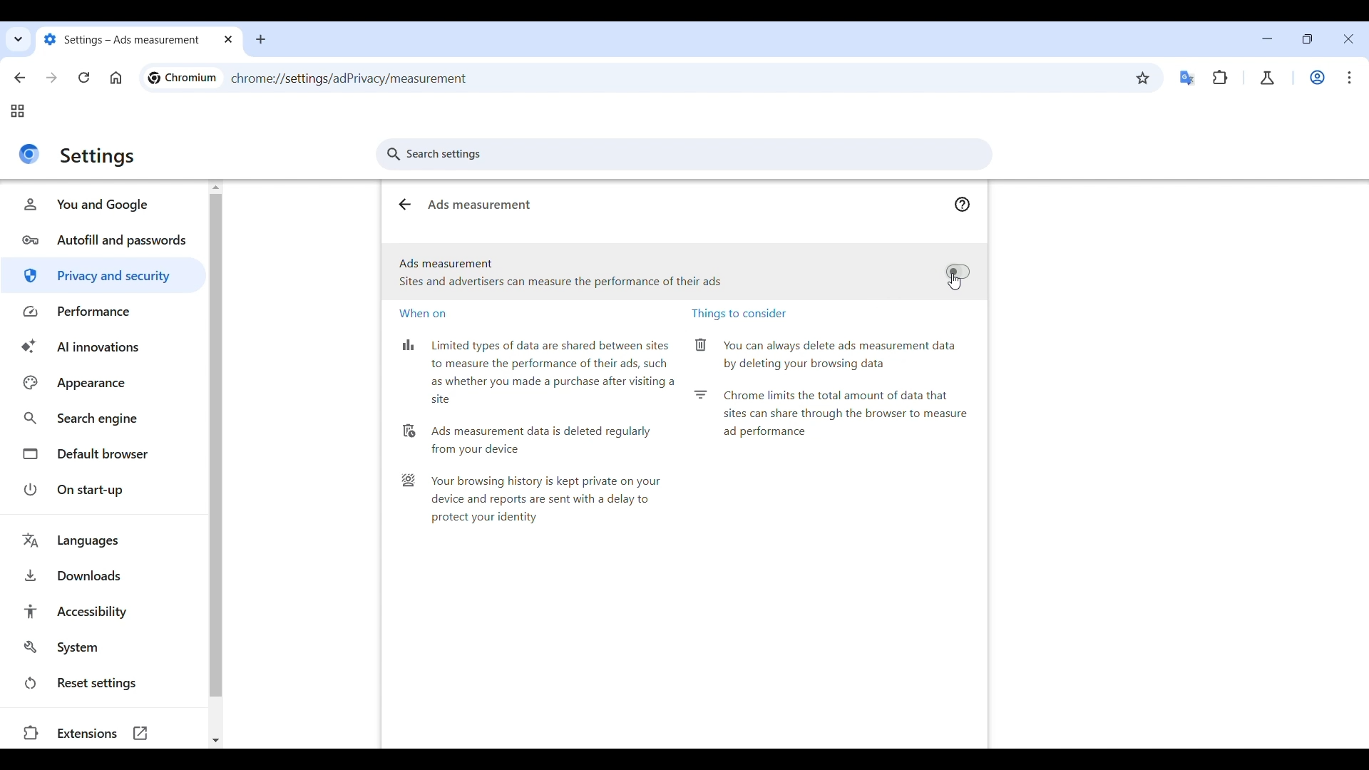 This screenshot has width=1369, height=770. What do you see at coordinates (102, 383) in the screenshot?
I see `Appearance` at bounding box center [102, 383].